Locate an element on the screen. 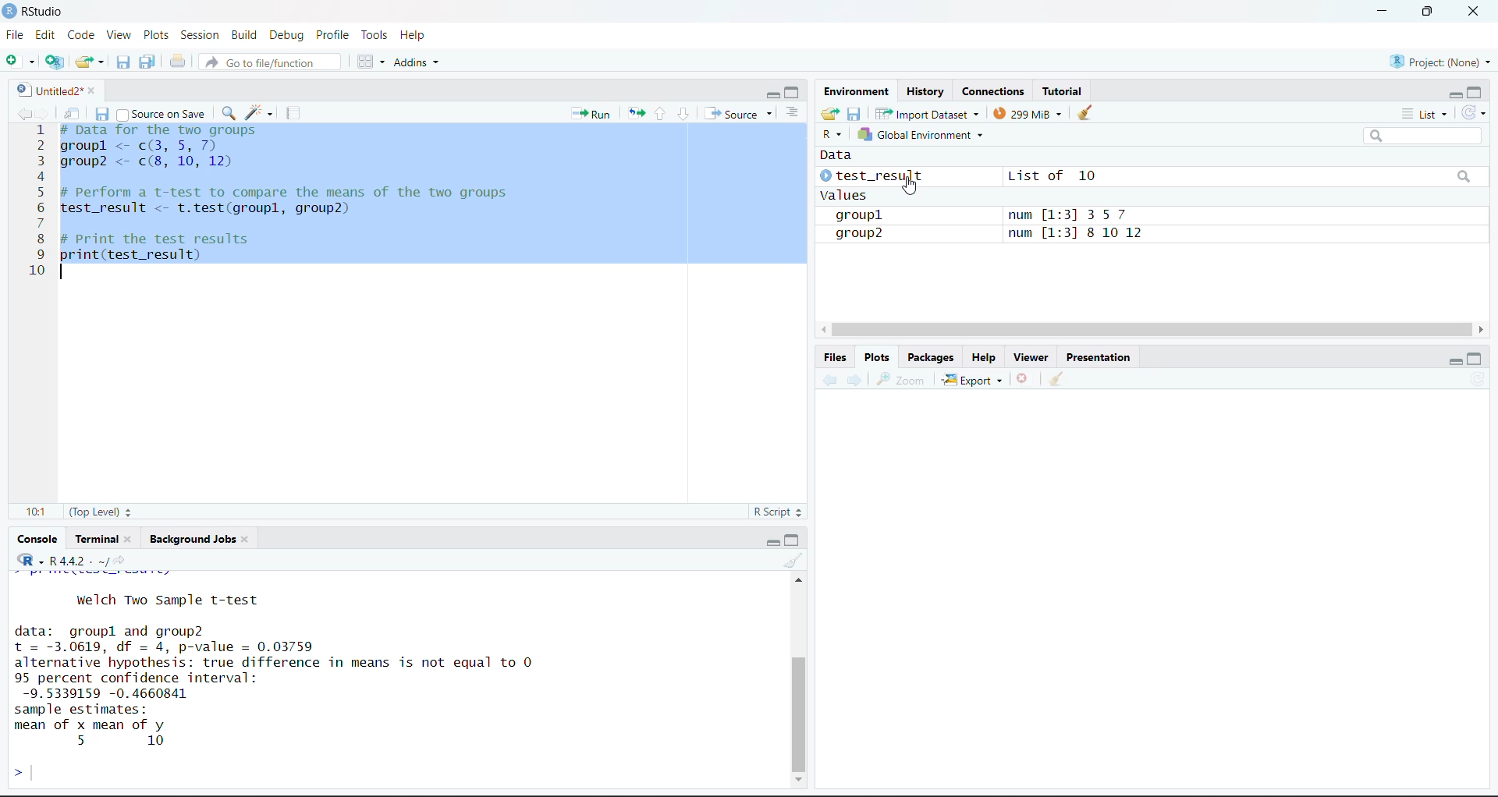  Files is located at coordinates (835, 357).